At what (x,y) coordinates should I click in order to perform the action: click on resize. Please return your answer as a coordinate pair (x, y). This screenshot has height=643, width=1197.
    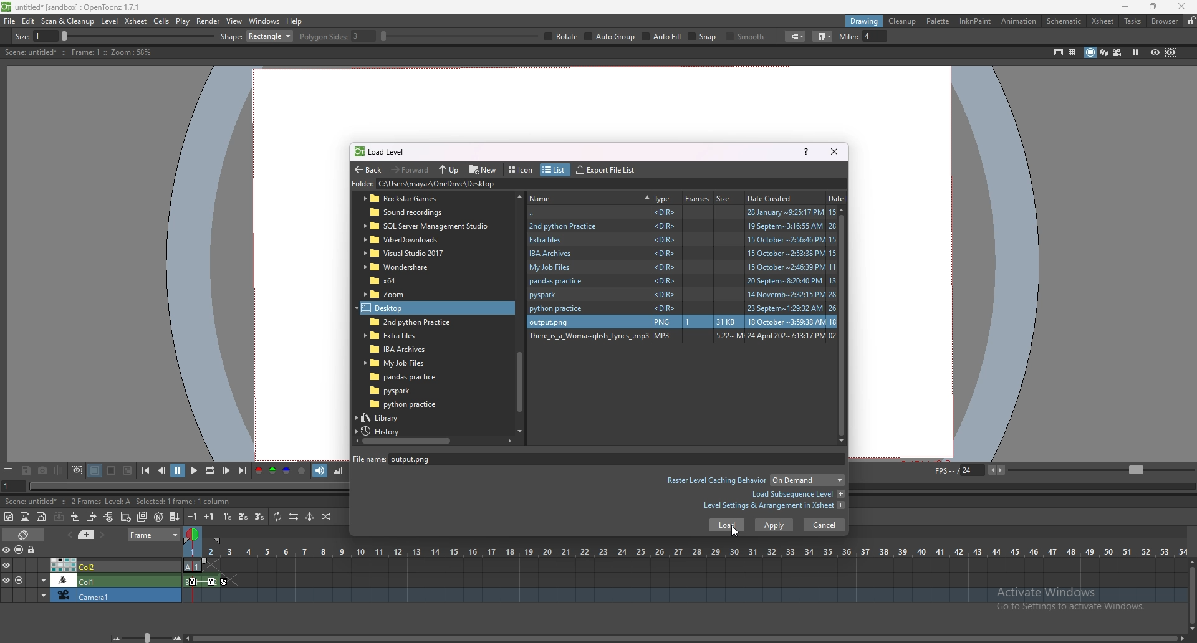
    Looking at the image, I should click on (1153, 7).